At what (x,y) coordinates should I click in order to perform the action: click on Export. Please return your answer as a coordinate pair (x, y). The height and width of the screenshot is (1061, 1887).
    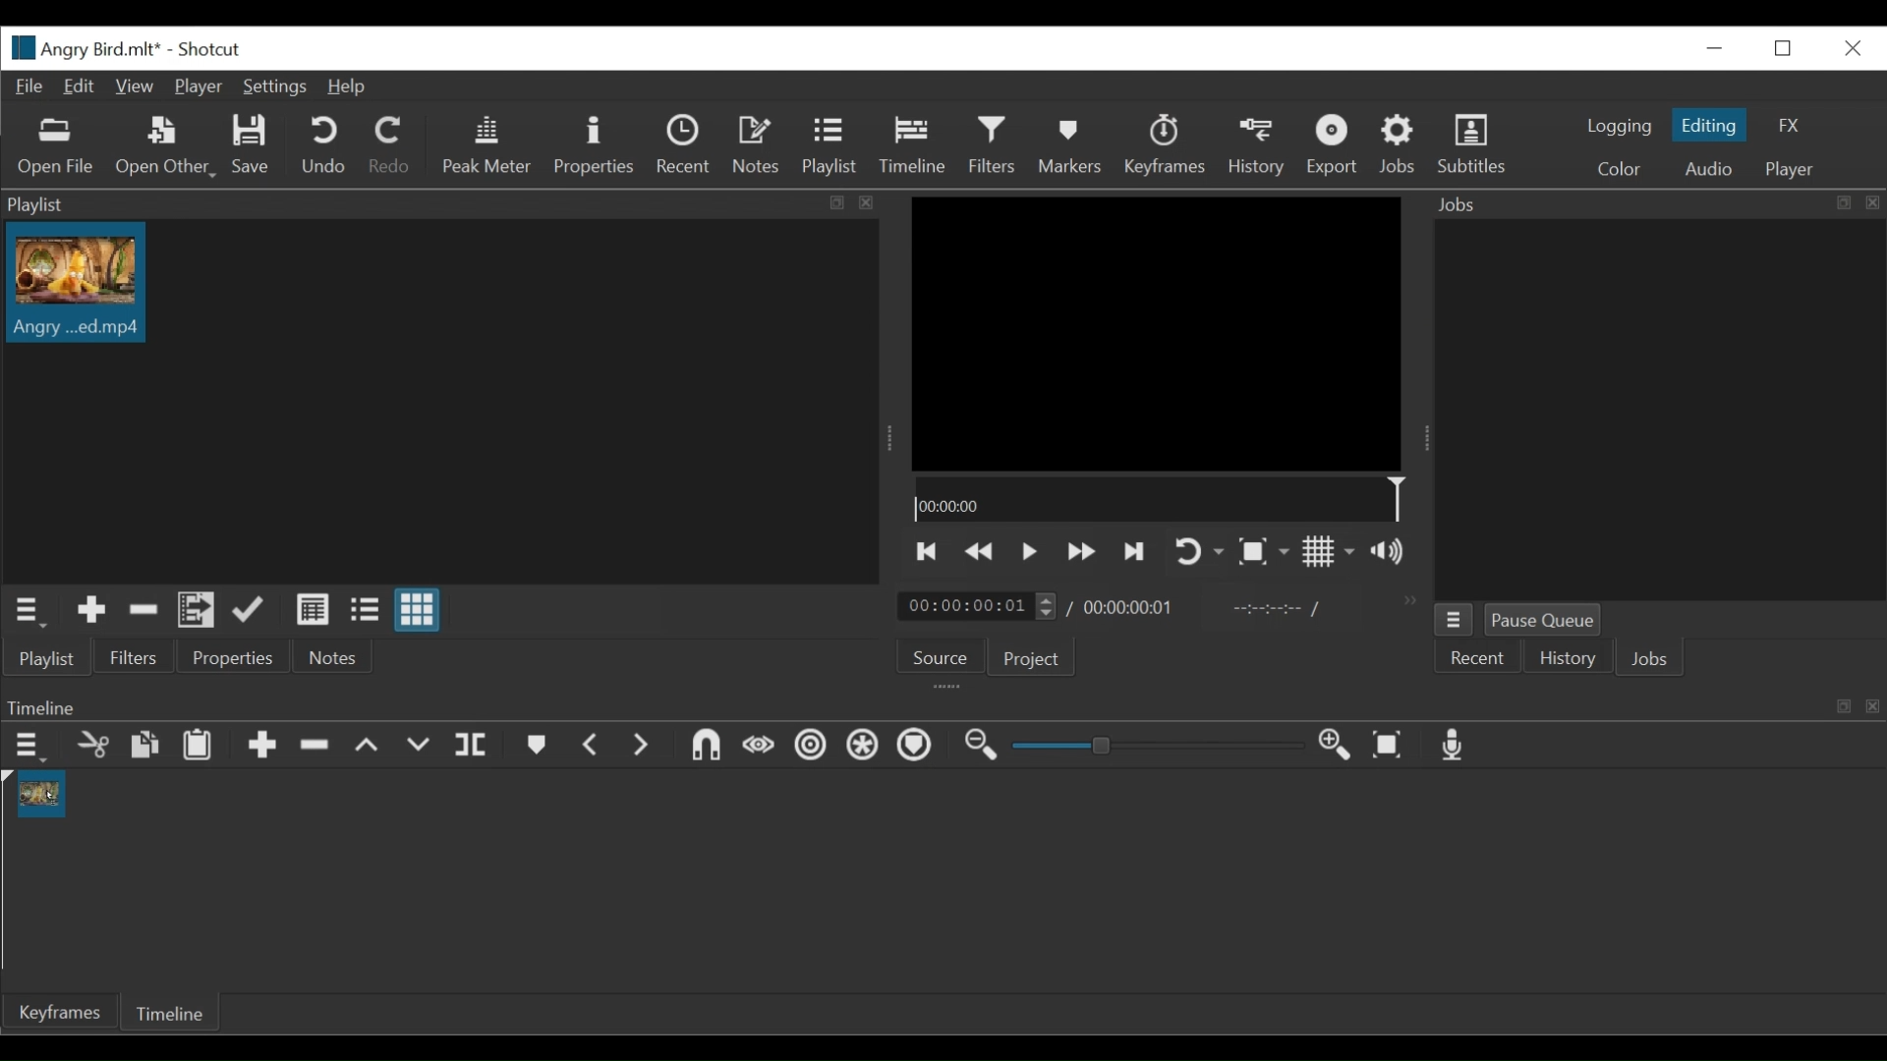
    Looking at the image, I should click on (1336, 147).